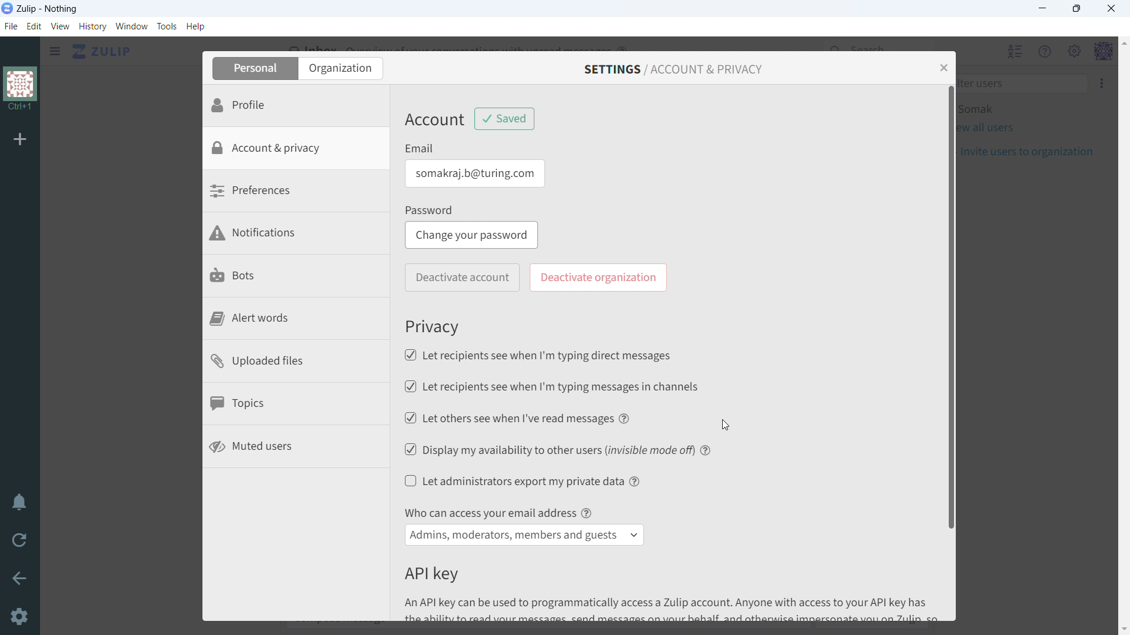 This screenshot has width=1130, height=635. What do you see at coordinates (295, 192) in the screenshot?
I see `preferences` at bounding box center [295, 192].